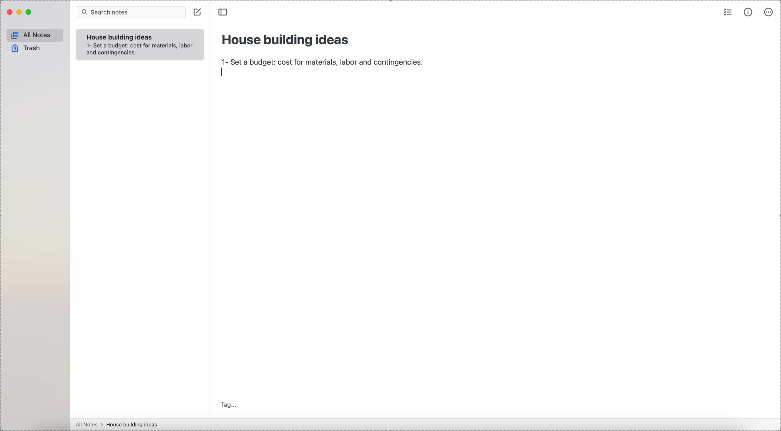 The width and height of the screenshot is (781, 431). I want to click on check list, so click(727, 13).